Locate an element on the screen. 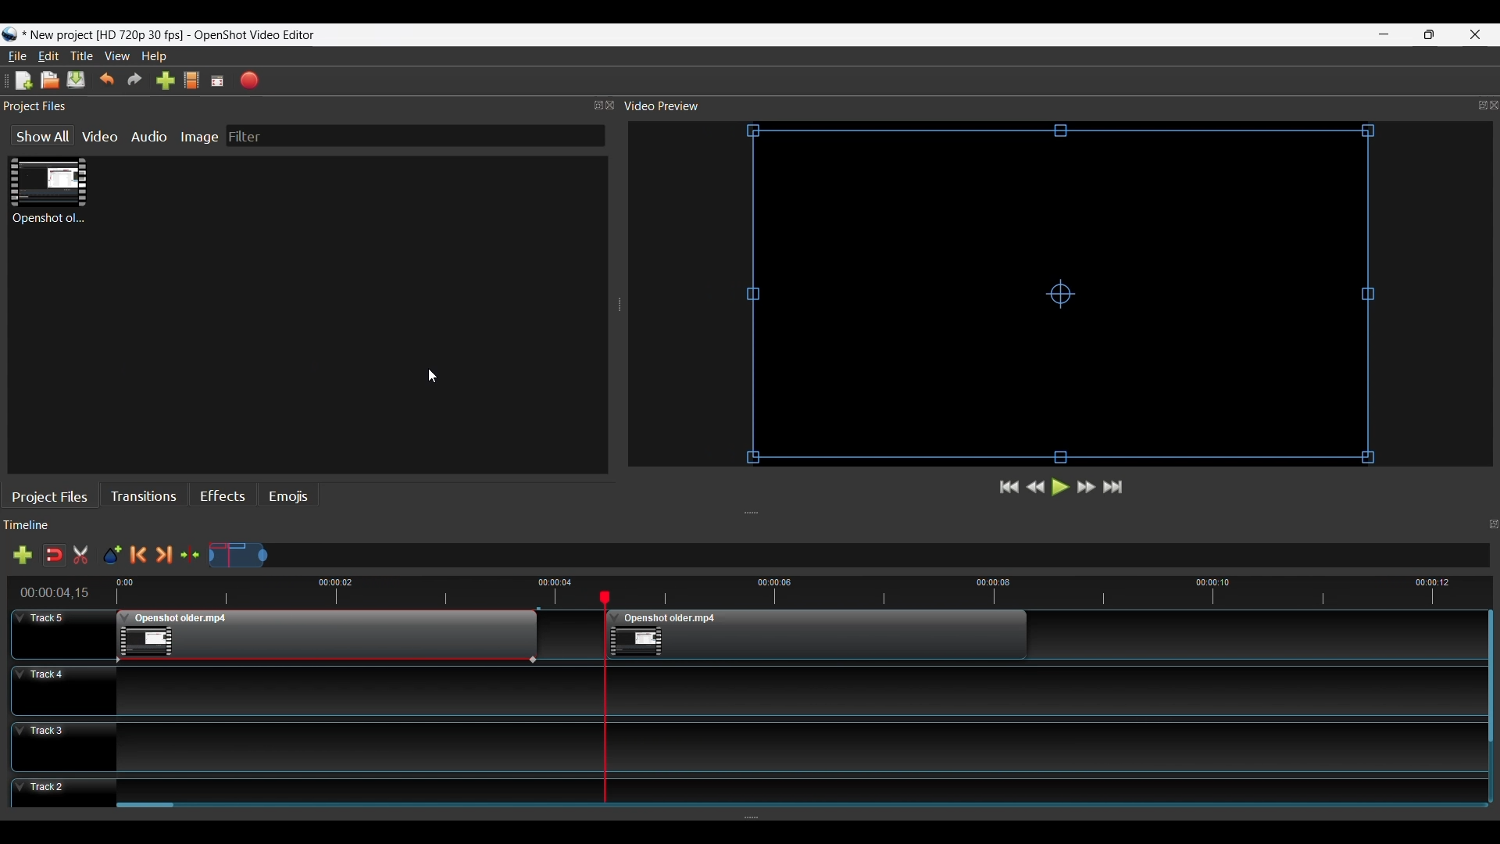 Image resolution: width=1500 pixels, height=844 pixels. Video Preview is located at coordinates (1060, 106).